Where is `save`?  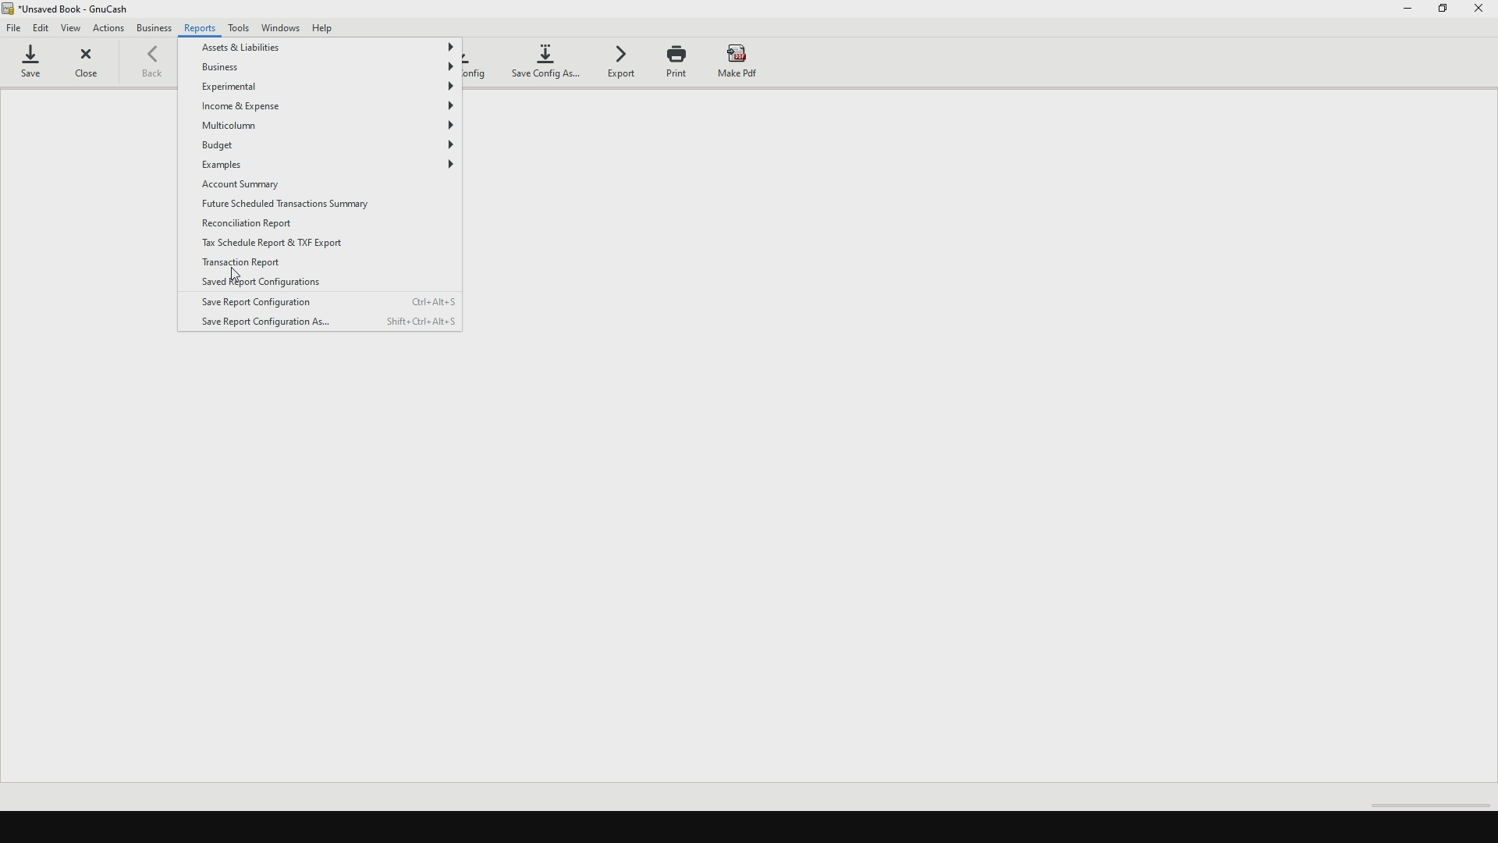
save is located at coordinates (37, 65).